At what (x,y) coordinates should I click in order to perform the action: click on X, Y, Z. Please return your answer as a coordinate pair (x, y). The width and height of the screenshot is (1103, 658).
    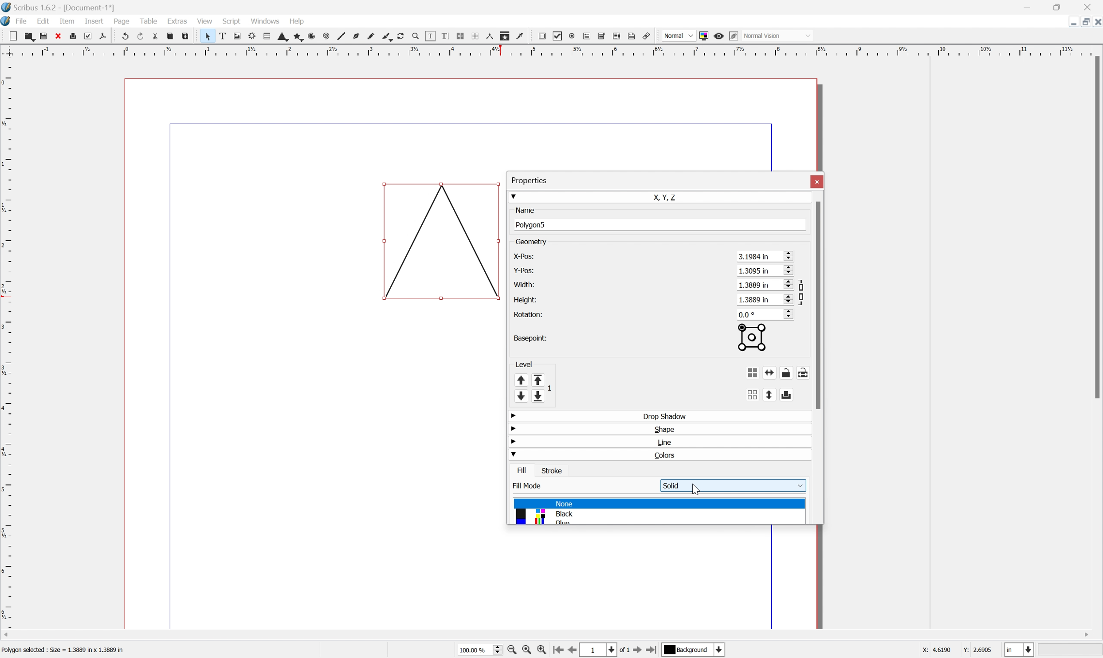
    Looking at the image, I should click on (673, 196).